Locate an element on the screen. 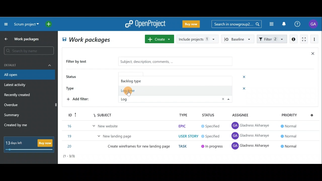 The width and height of the screenshot is (322, 181). ASSIGNEE is located at coordinates (244, 115).